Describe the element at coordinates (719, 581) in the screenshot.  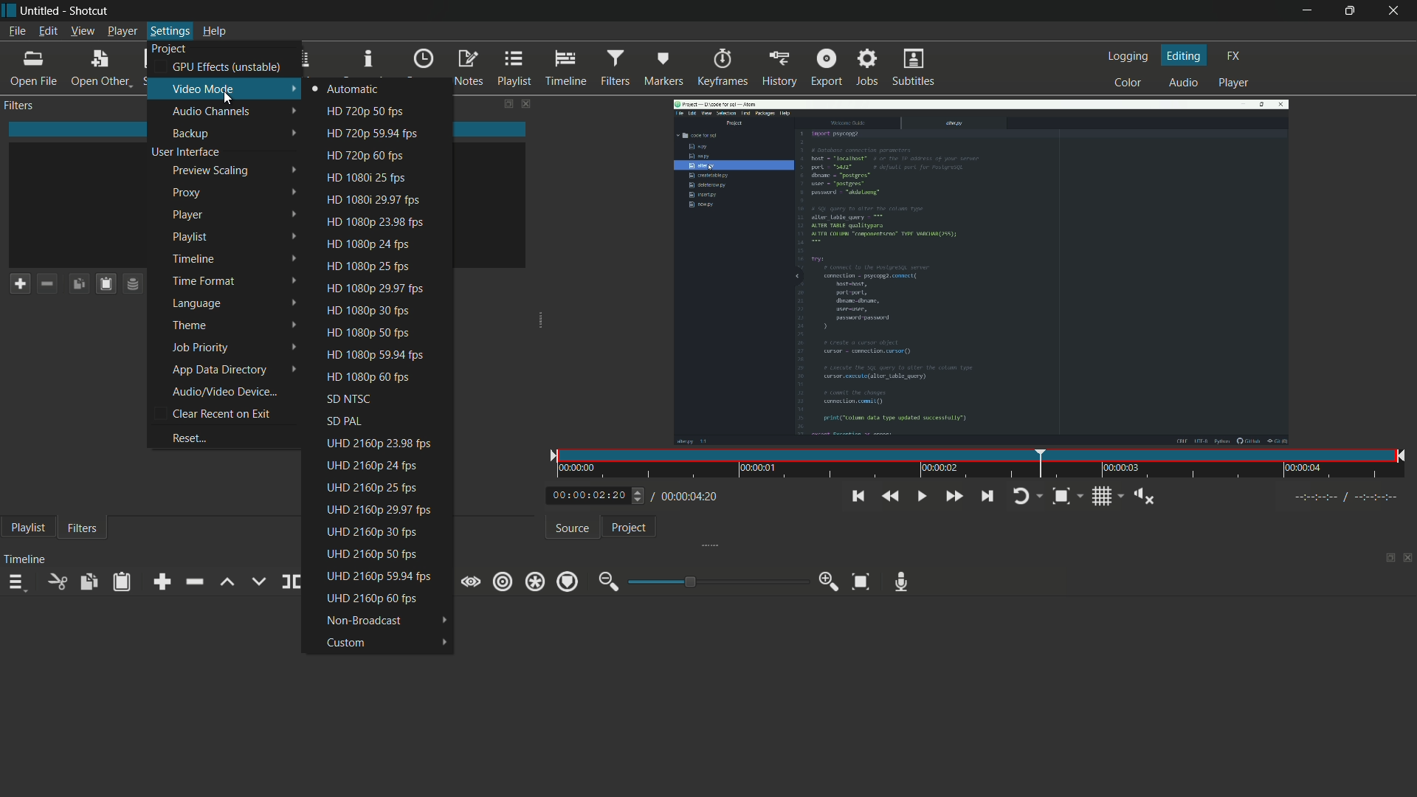
I see `adjustment bar` at that location.